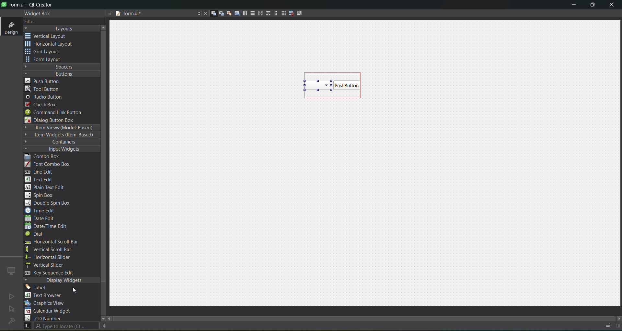 This screenshot has height=331, width=622. I want to click on move right, so click(618, 319).